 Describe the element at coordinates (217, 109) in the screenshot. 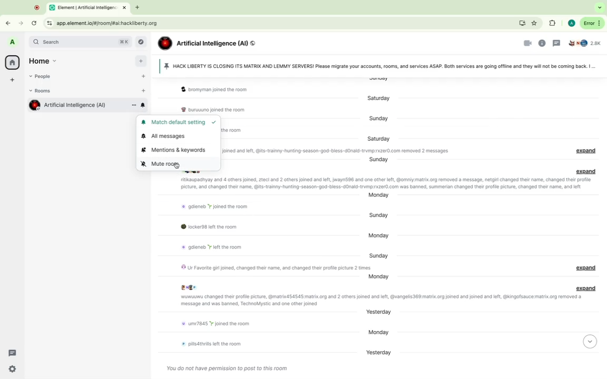

I see `Message` at that location.